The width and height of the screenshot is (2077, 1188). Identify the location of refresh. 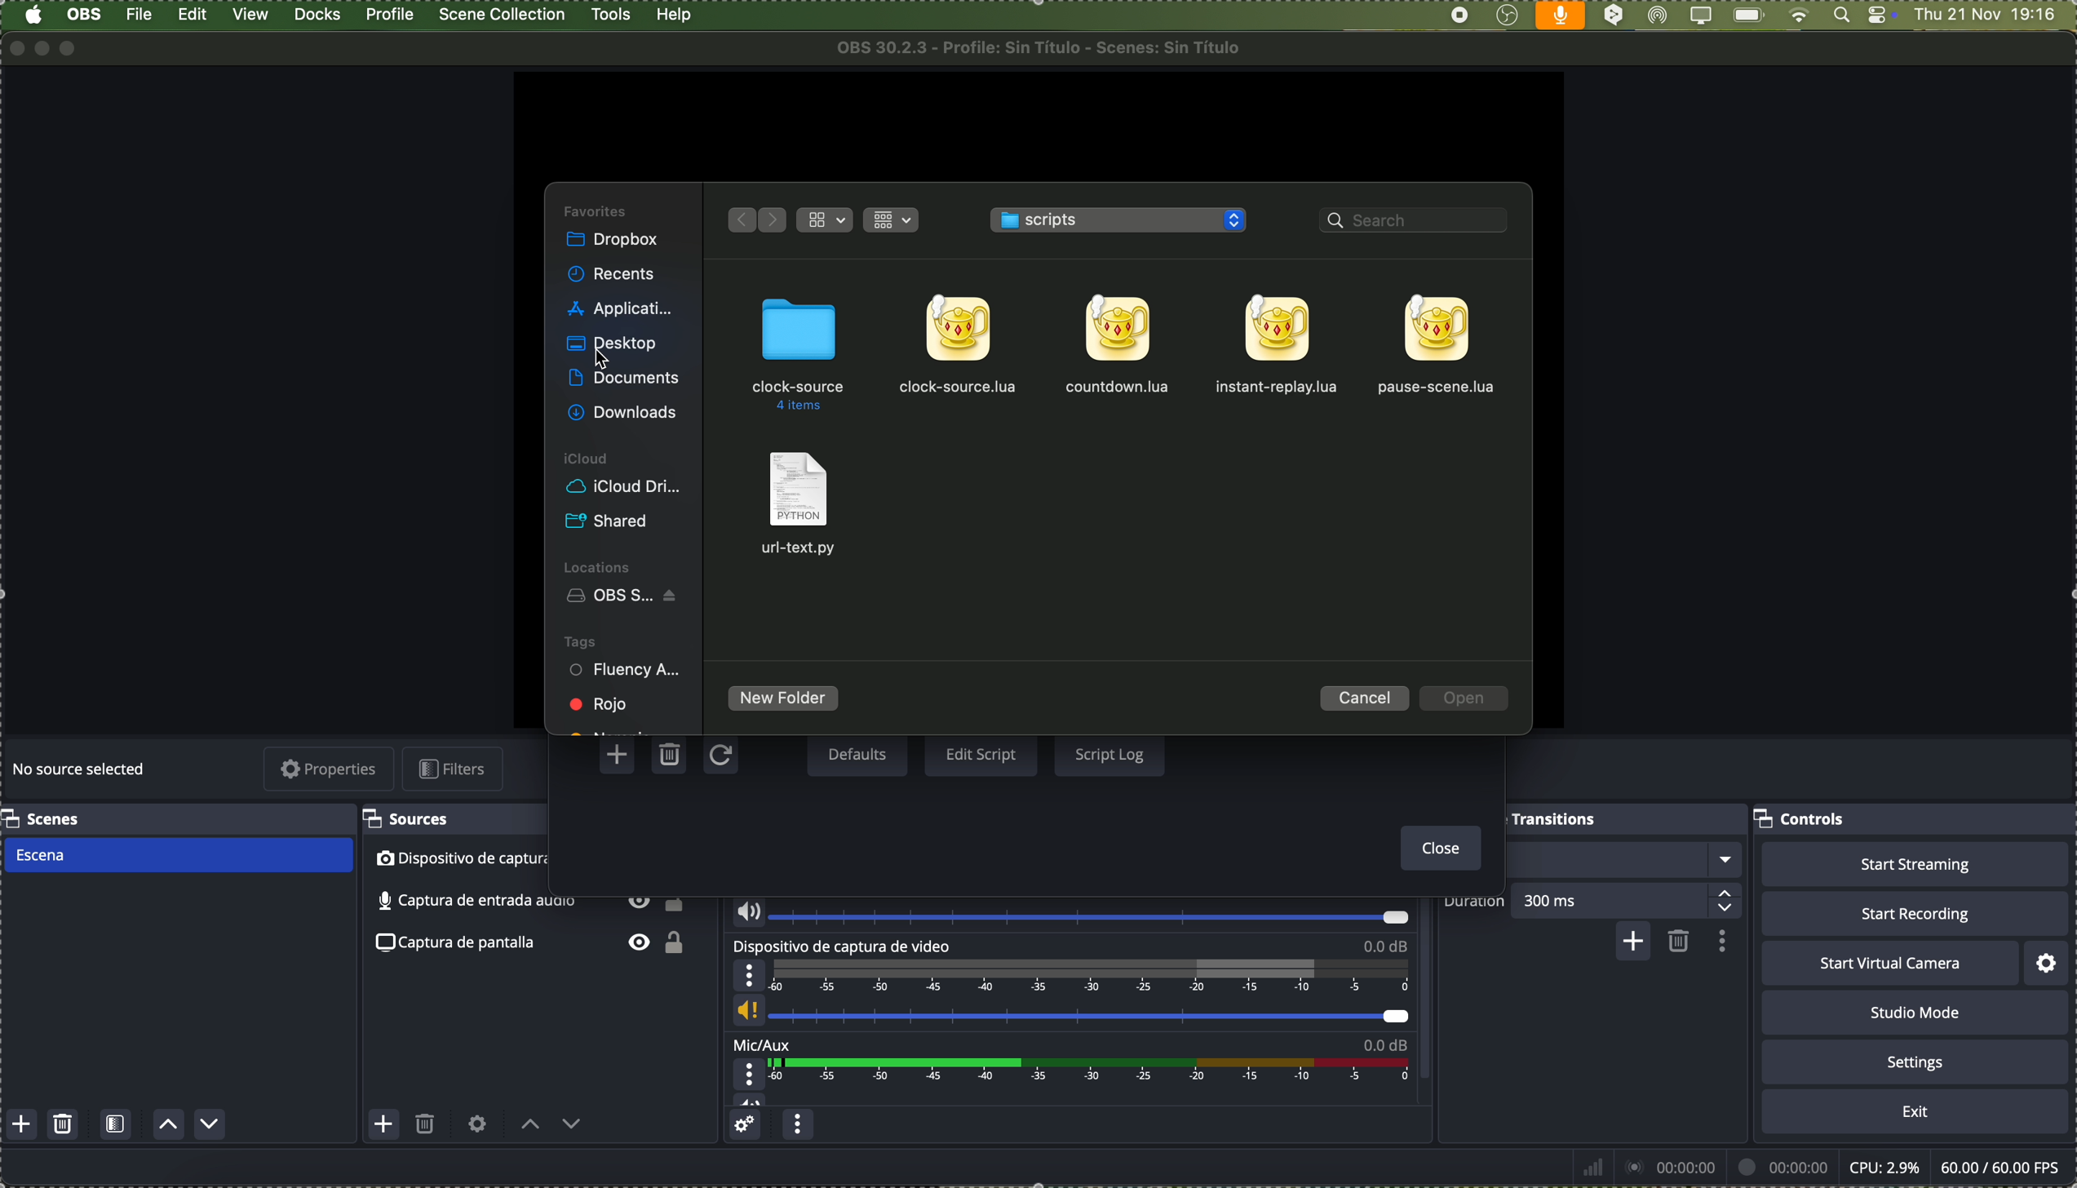
(719, 757).